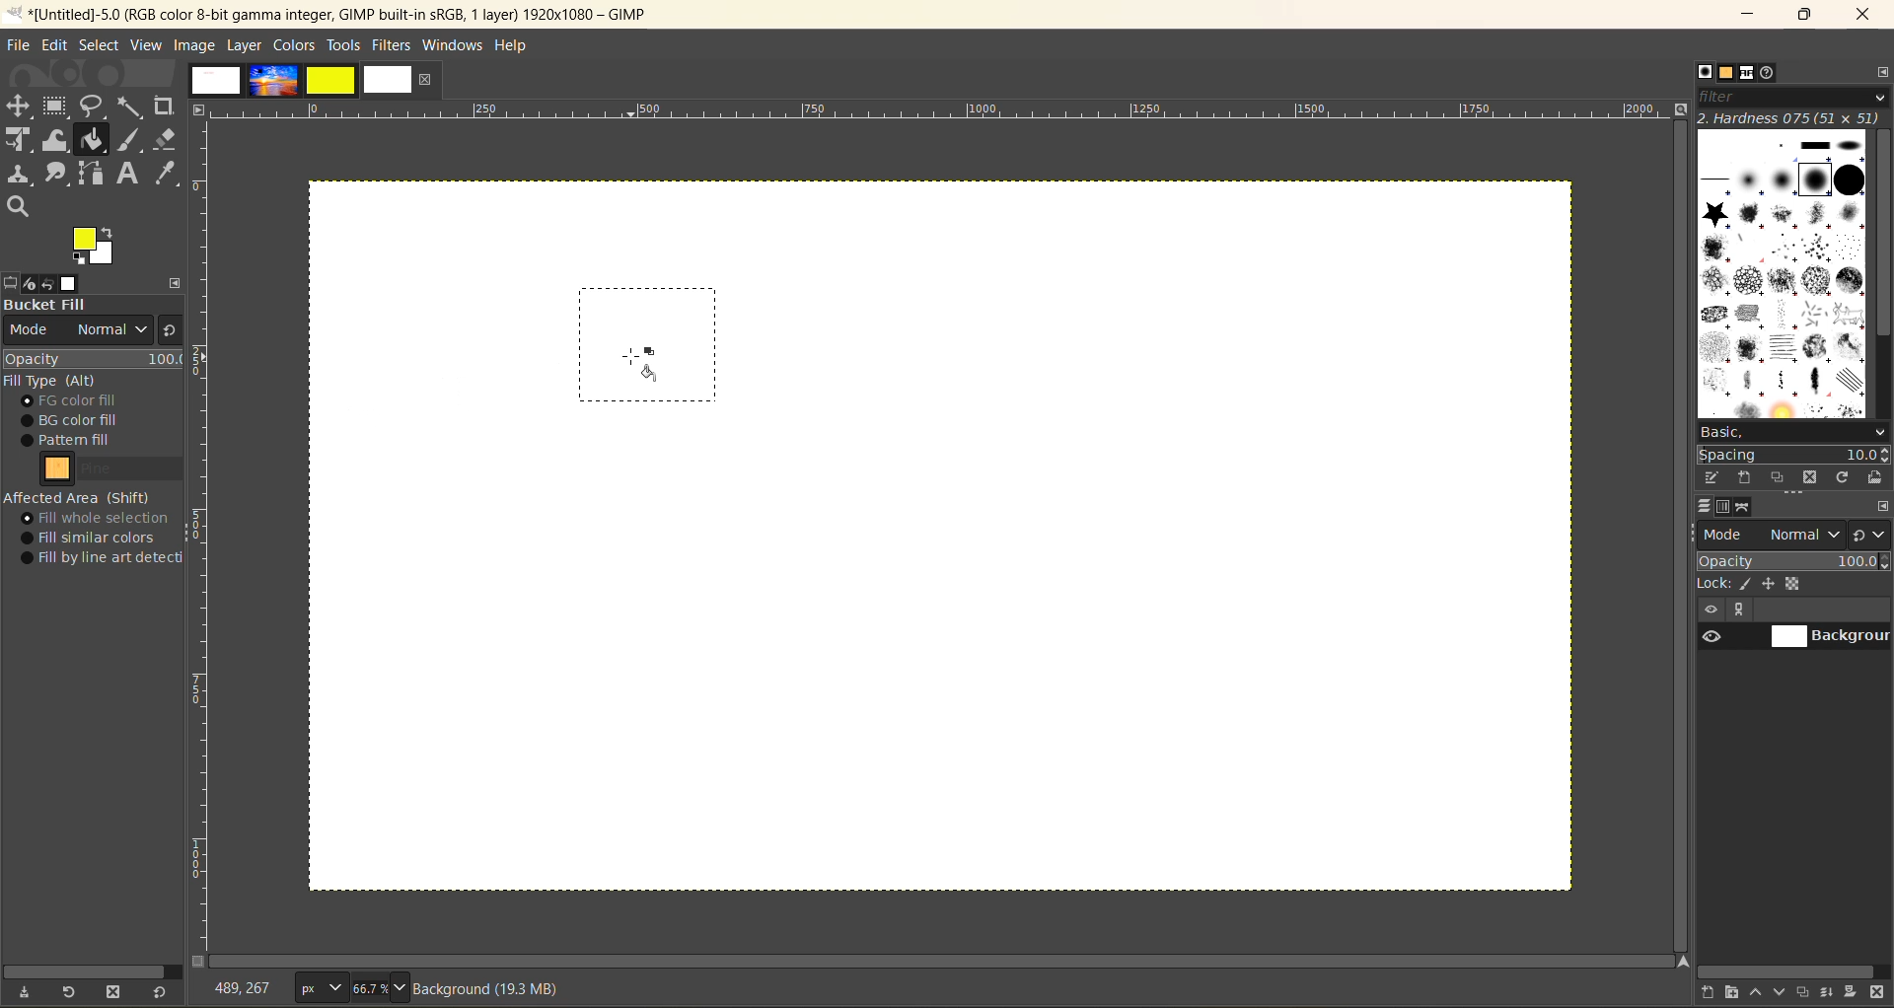 Image resolution: width=1894 pixels, height=1008 pixels. I want to click on undo history, so click(46, 285).